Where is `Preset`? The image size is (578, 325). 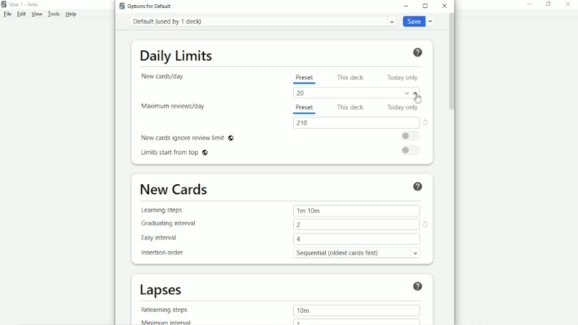 Preset is located at coordinates (306, 79).